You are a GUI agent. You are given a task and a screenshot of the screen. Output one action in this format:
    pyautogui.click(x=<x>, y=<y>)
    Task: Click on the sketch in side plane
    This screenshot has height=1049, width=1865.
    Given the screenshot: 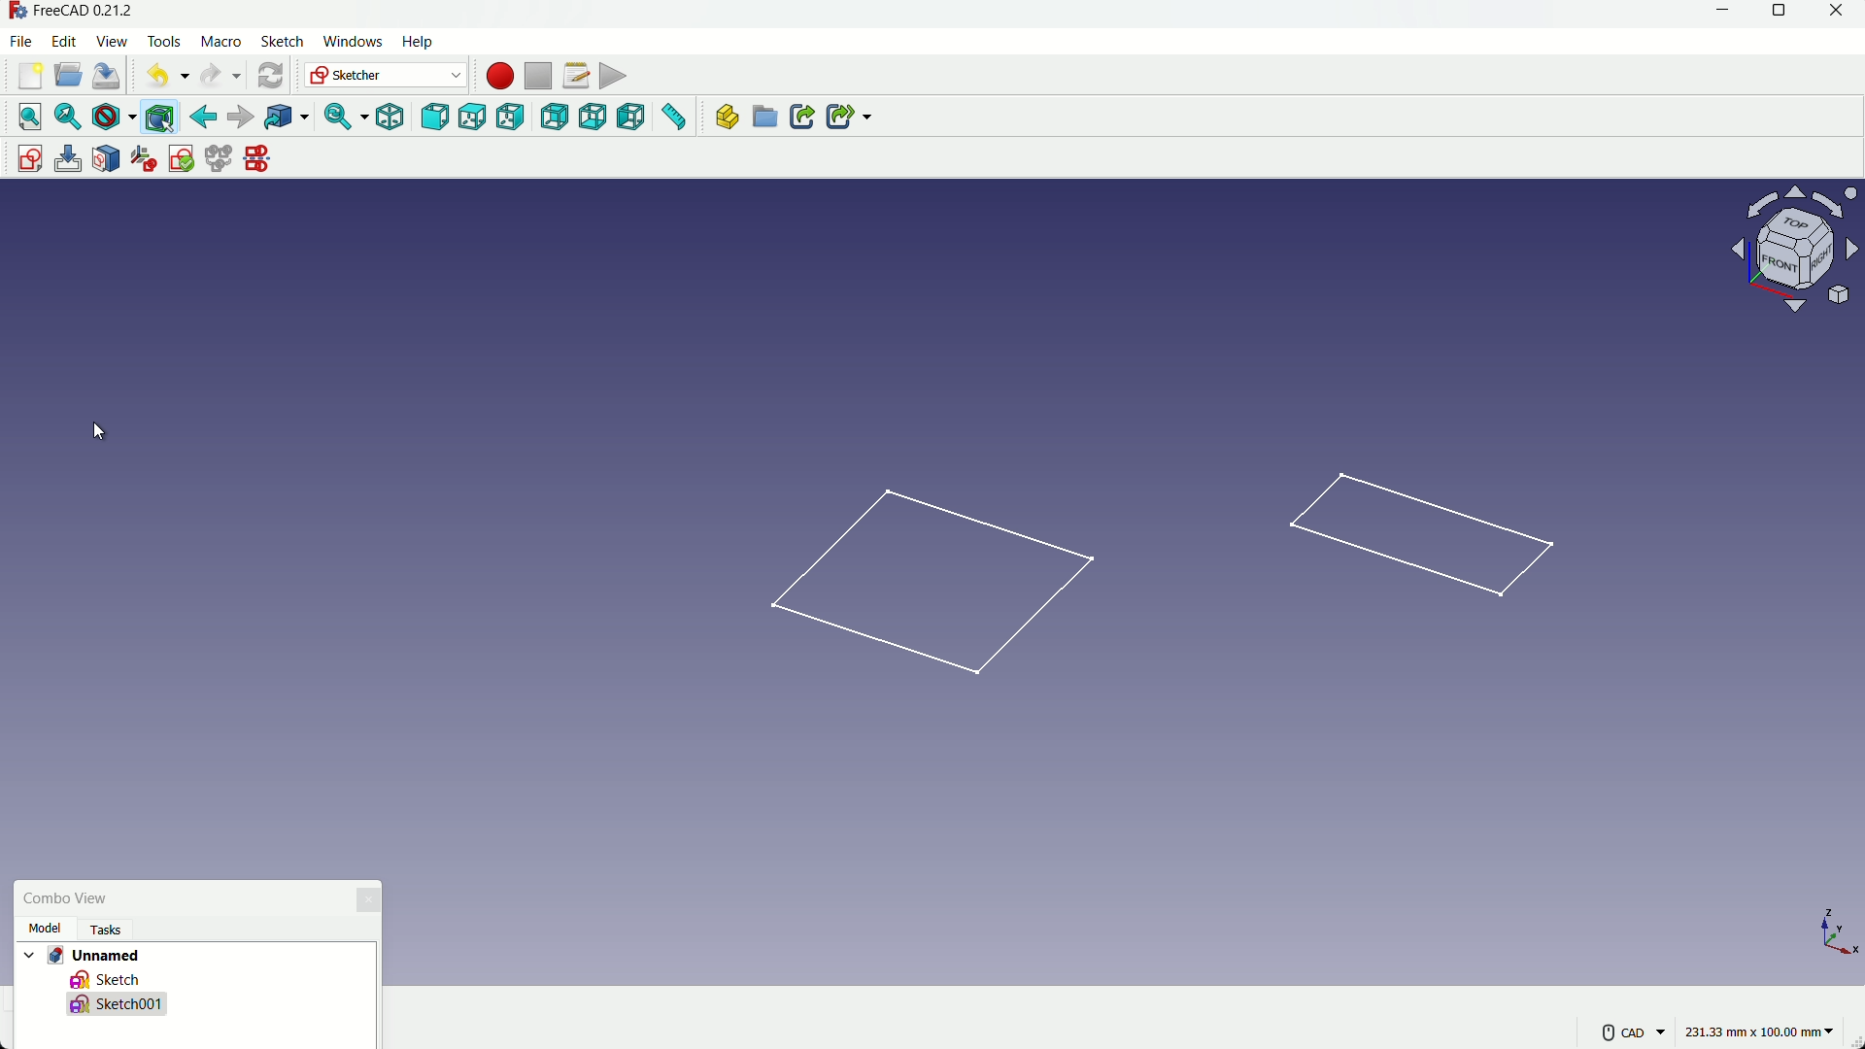 What is the action you would take?
    pyautogui.click(x=1403, y=532)
    